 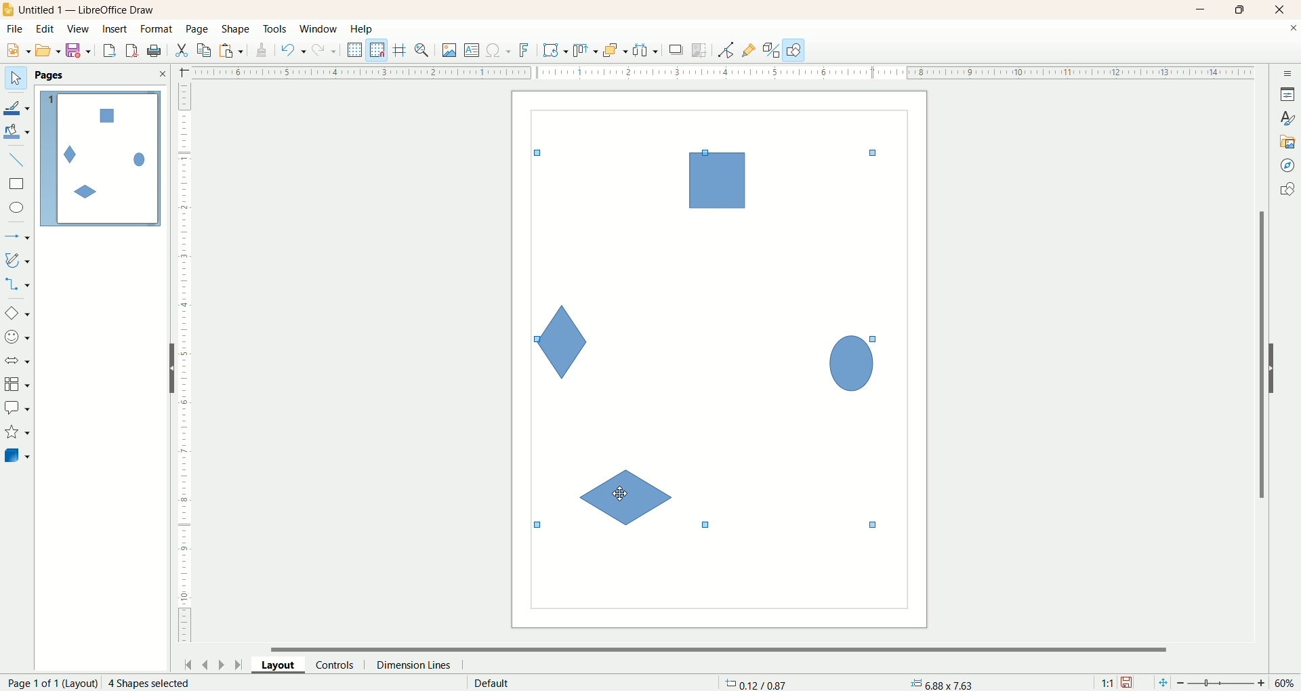 I want to click on page1, so click(x=101, y=159).